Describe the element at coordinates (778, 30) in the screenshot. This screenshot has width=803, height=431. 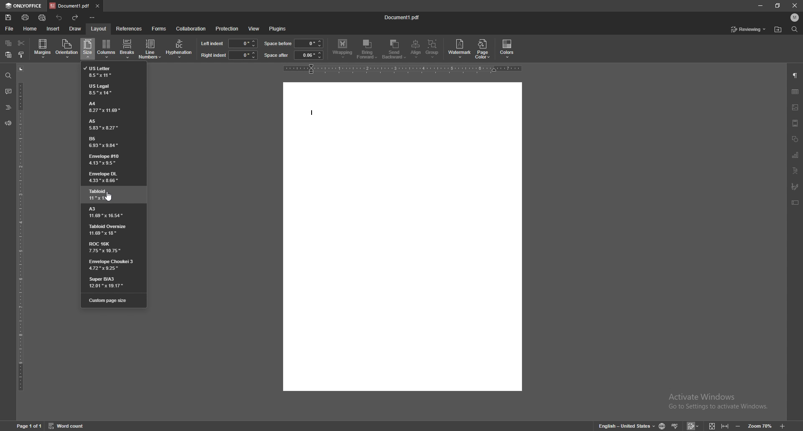
I see `locate file` at that location.